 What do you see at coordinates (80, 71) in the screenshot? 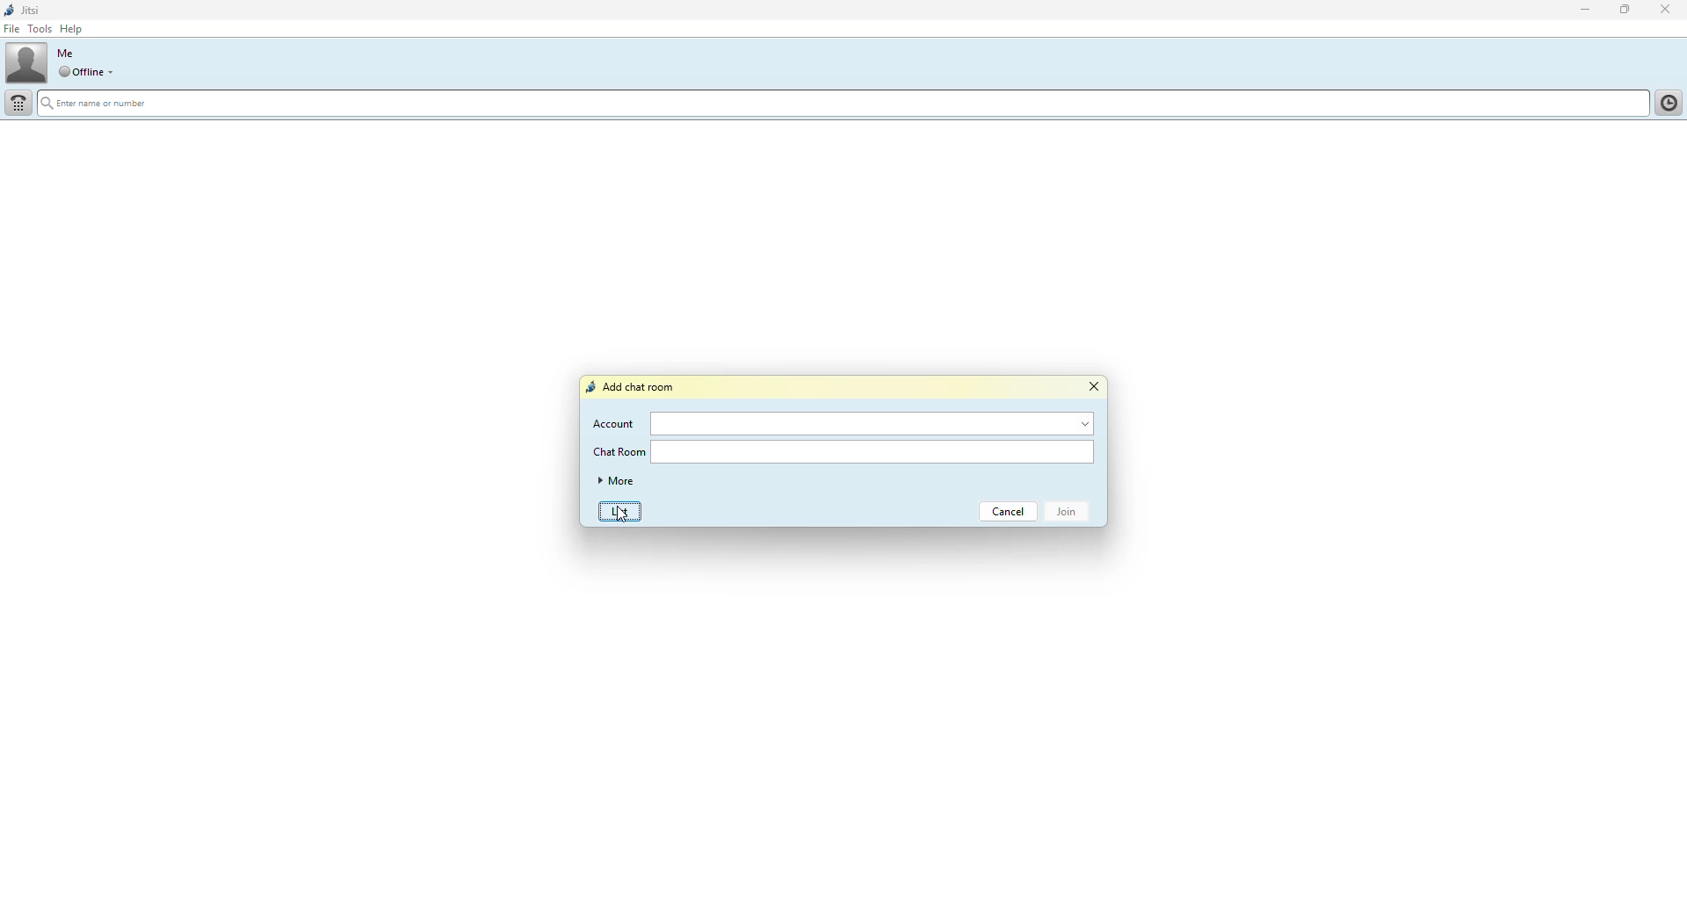
I see `offline` at bounding box center [80, 71].